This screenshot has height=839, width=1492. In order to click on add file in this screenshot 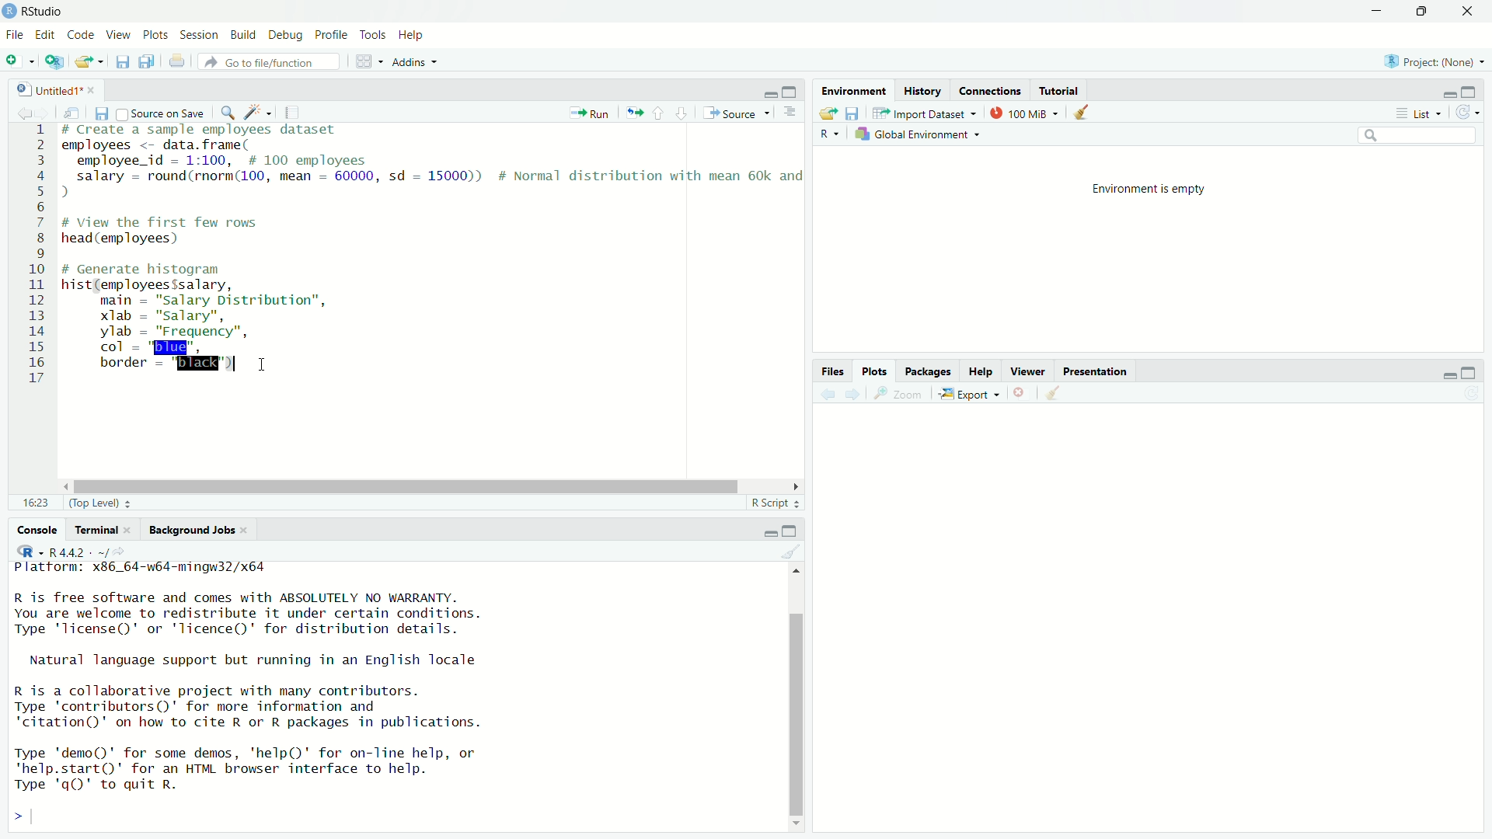, I will do `click(54, 61)`.